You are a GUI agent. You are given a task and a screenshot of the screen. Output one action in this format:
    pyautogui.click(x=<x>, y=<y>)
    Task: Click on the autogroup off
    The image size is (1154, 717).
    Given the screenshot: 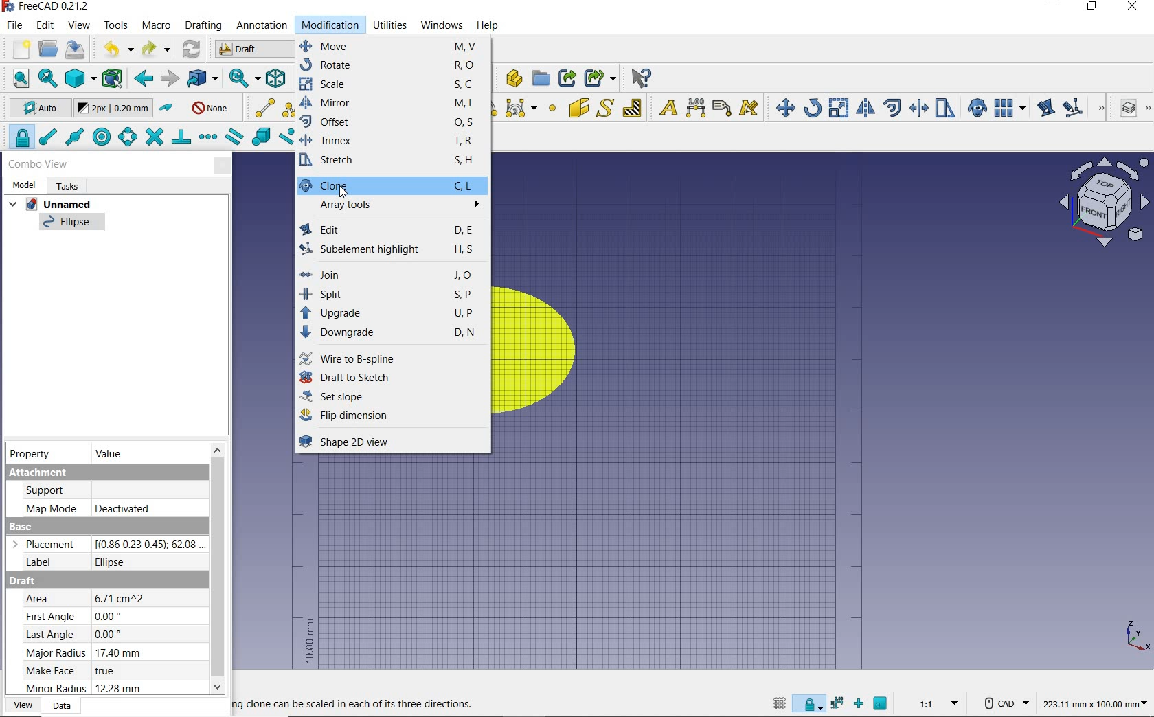 What is the action you would take?
    pyautogui.click(x=212, y=107)
    